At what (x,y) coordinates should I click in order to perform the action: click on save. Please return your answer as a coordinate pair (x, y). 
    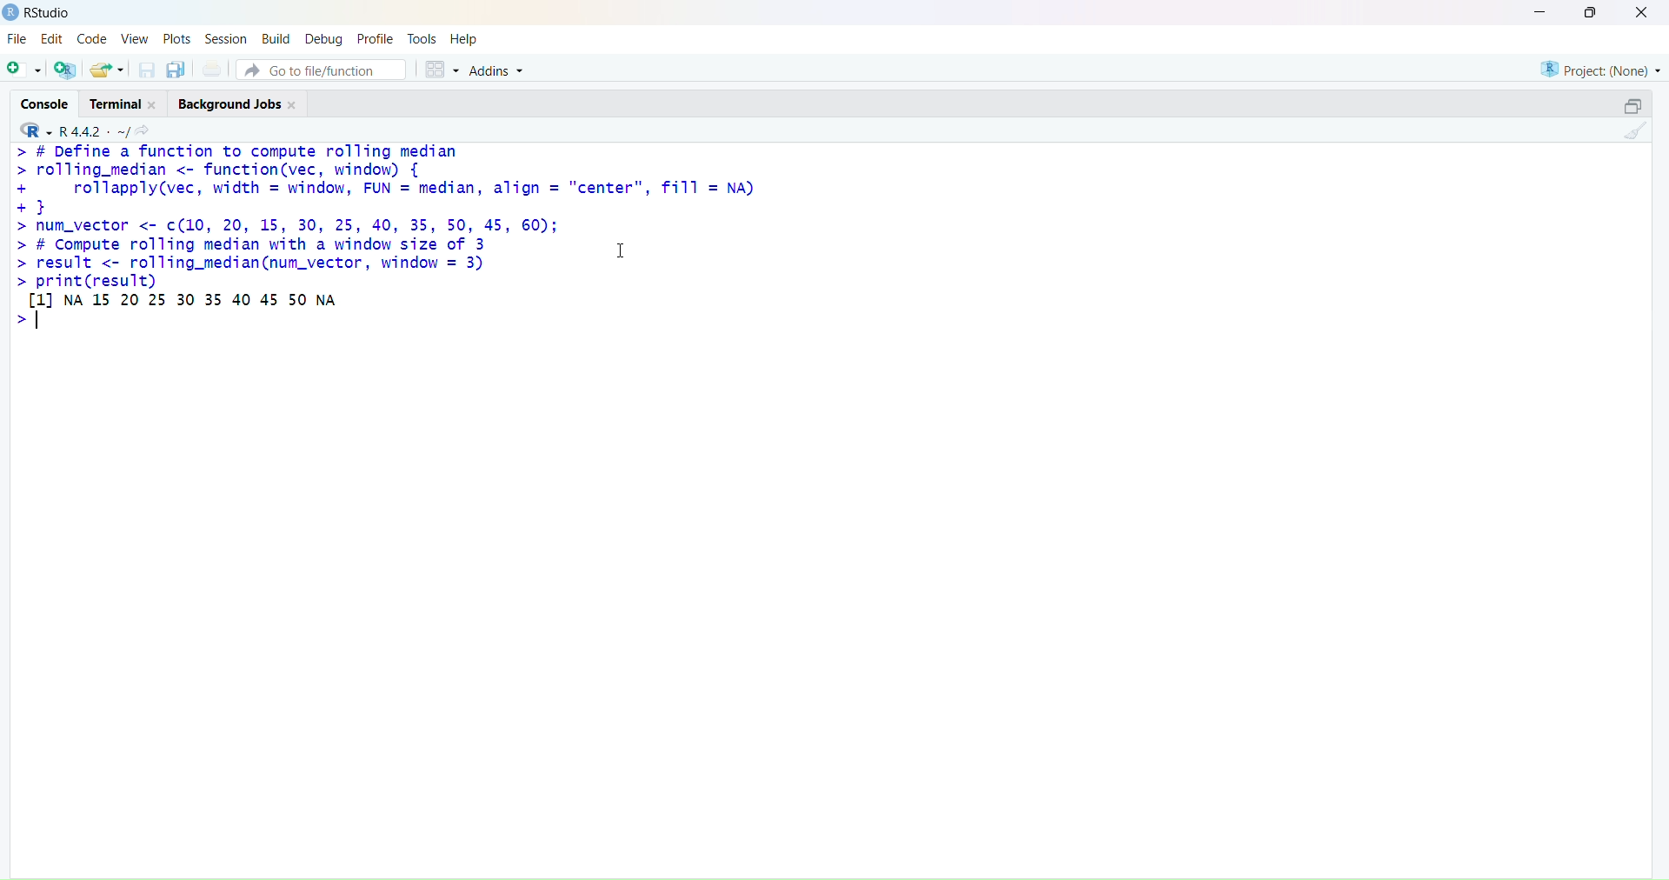
    Looking at the image, I should click on (150, 70).